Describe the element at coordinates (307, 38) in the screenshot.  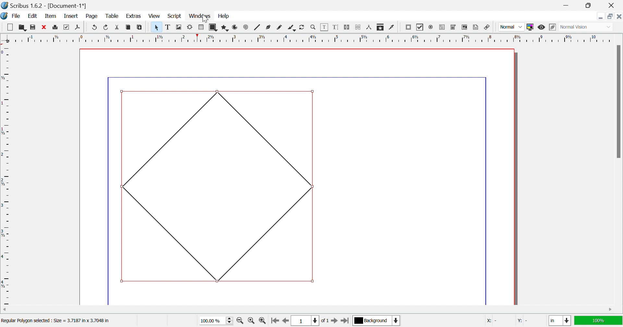
I see `Ruler` at that location.